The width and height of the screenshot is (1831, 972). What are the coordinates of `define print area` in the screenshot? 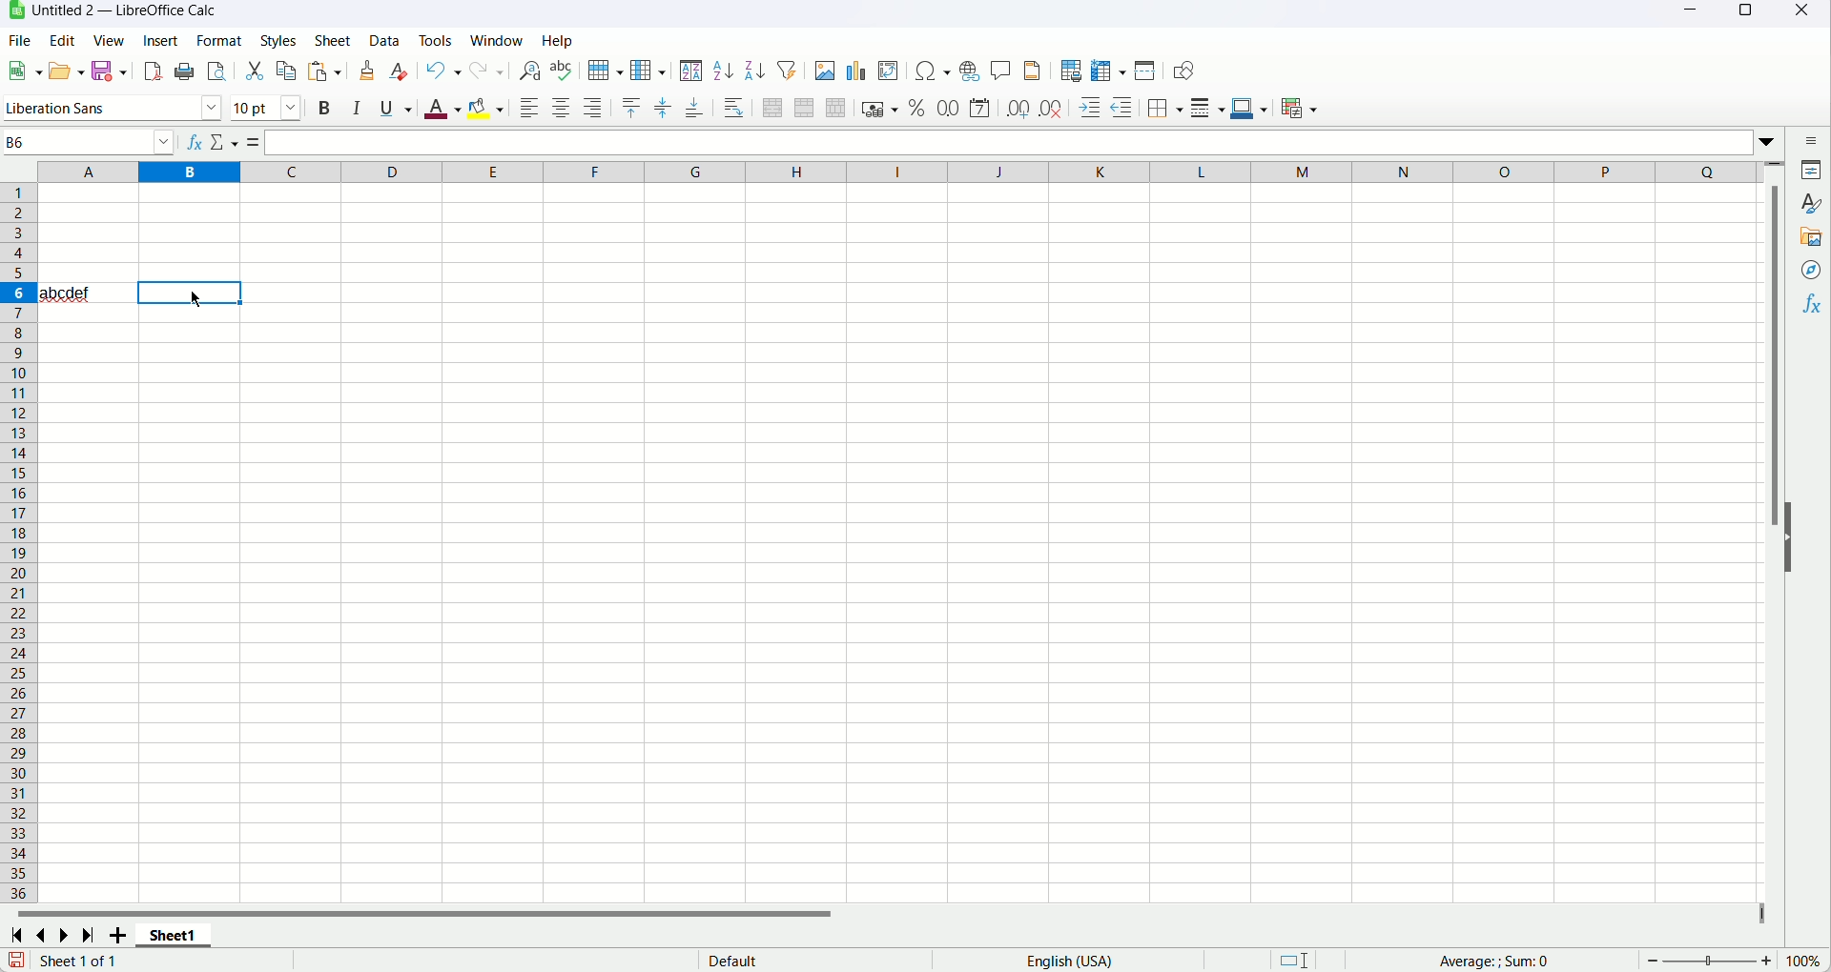 It's located at (1069, 71).